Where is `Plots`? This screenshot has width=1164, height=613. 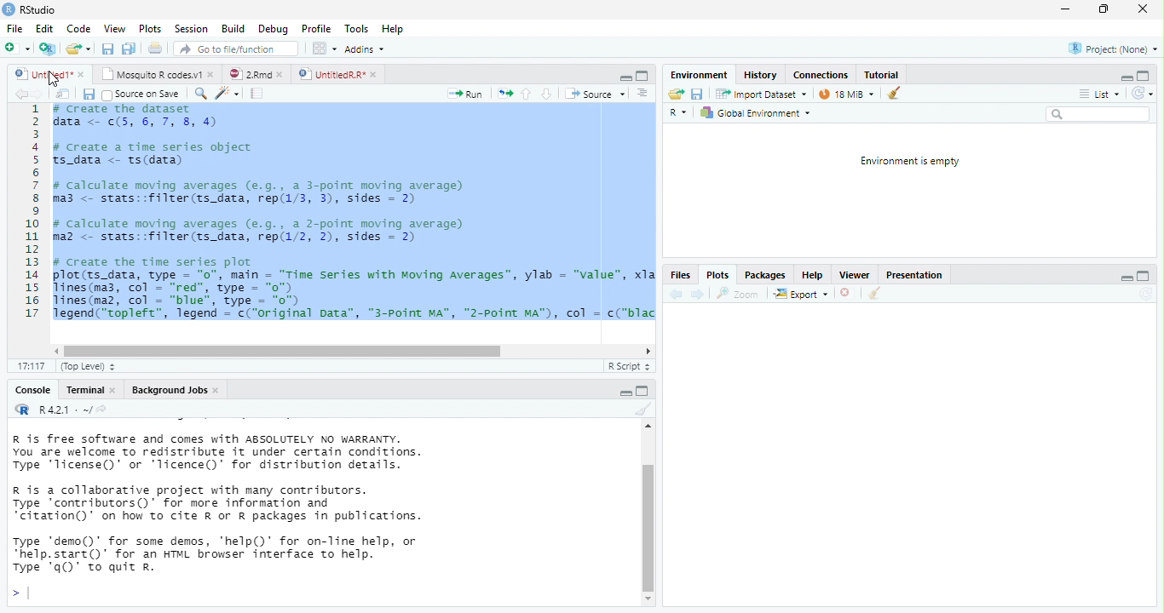 Plots is located at coordinates (151, 29).